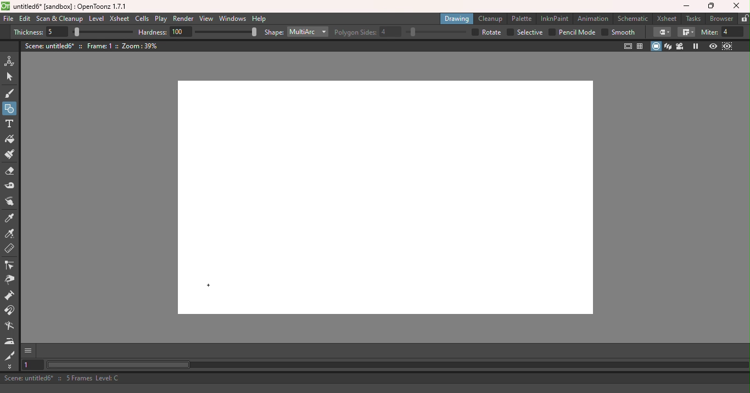 This screenshot has height=393, width=750. Describe the element at coordinates (368, 31) in the screenshot. I see `Polygon sides` at that location.